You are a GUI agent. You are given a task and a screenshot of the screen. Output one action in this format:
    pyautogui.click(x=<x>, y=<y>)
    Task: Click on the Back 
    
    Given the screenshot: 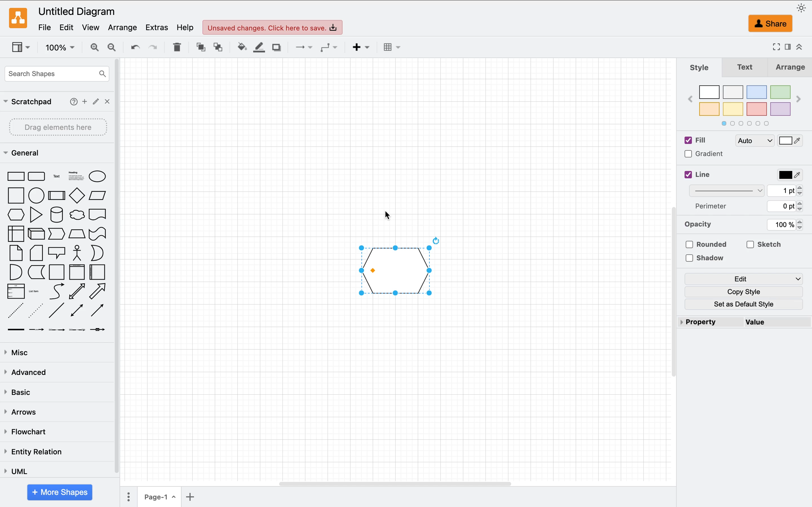 What is the action you would take?
    pyautogui.click(x=689, y=102)
    